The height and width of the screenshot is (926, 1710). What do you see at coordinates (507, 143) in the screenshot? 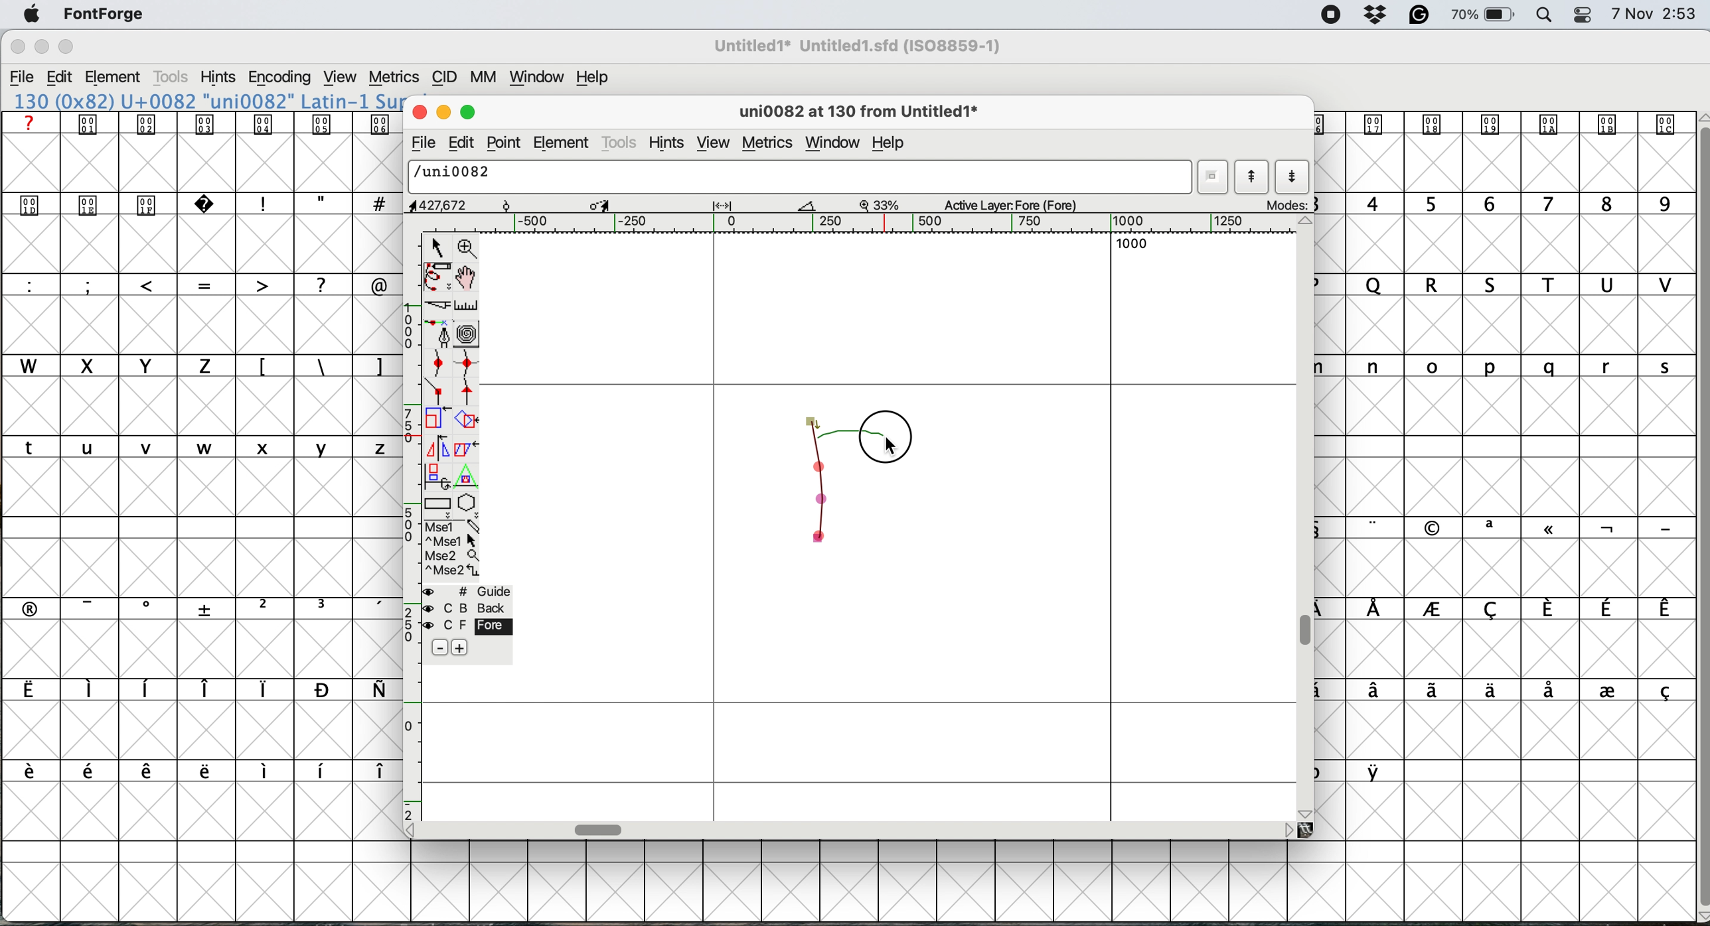
I see `point` at bounding box center [507, 143].